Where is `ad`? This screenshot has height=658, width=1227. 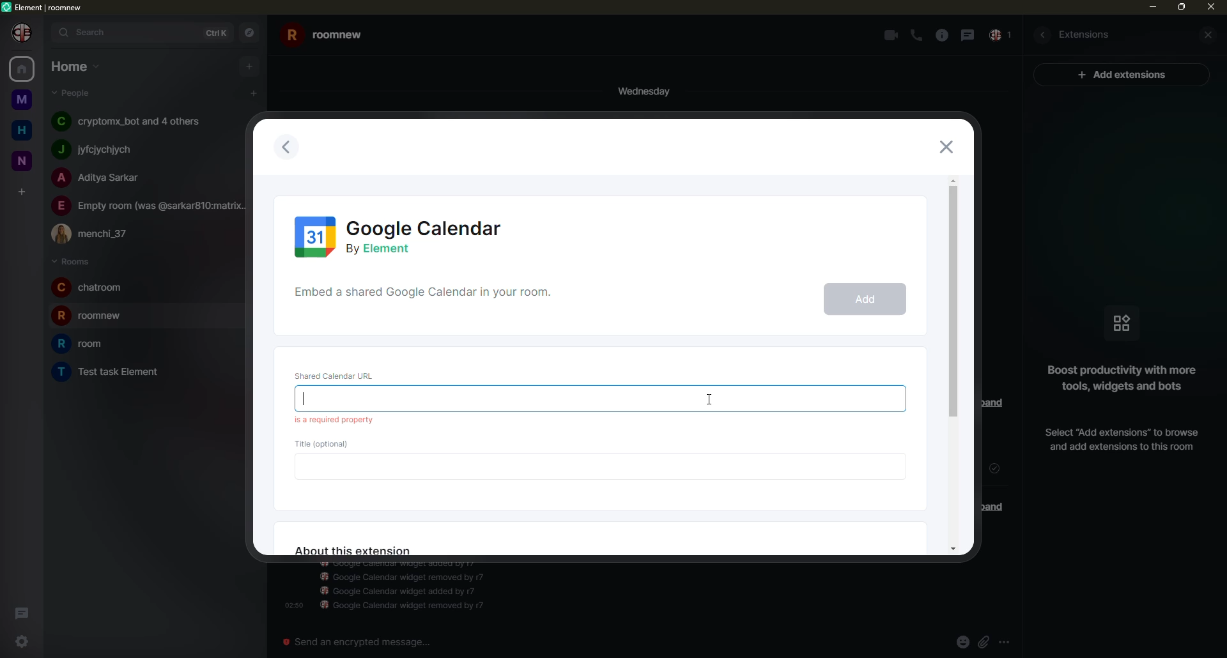
ad is located at coordinates (1127, 75).